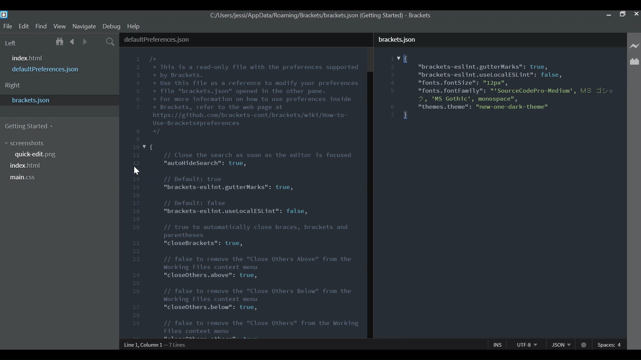 The width and height of the screenshot is (641, 360). What do you see at coordinates (22, 85) in the screenshot?
I see `Right` at bounding box center [22, 85].